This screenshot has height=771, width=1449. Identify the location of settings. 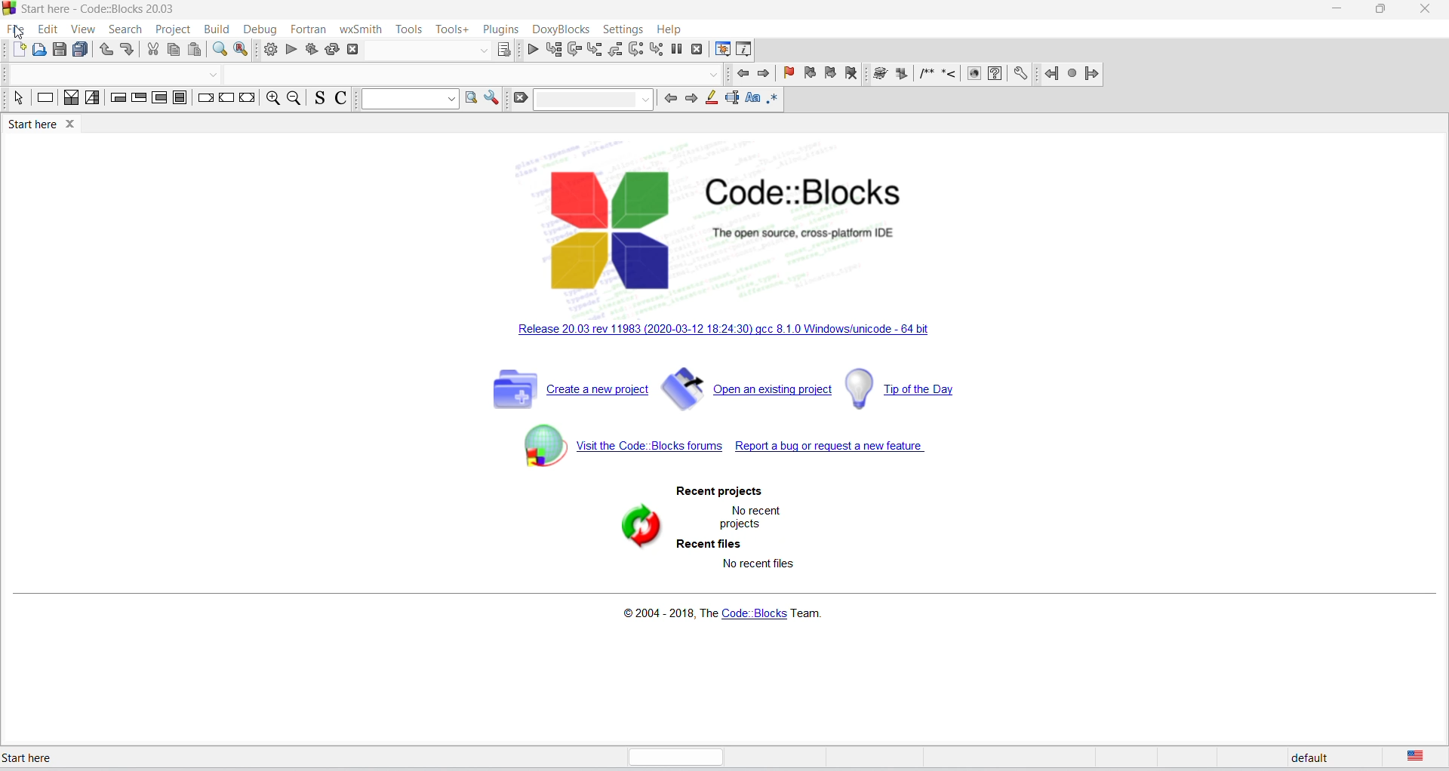
(626, 29).